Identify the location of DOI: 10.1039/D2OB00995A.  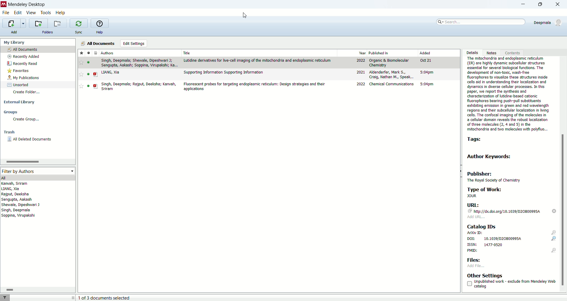
(511, 239).